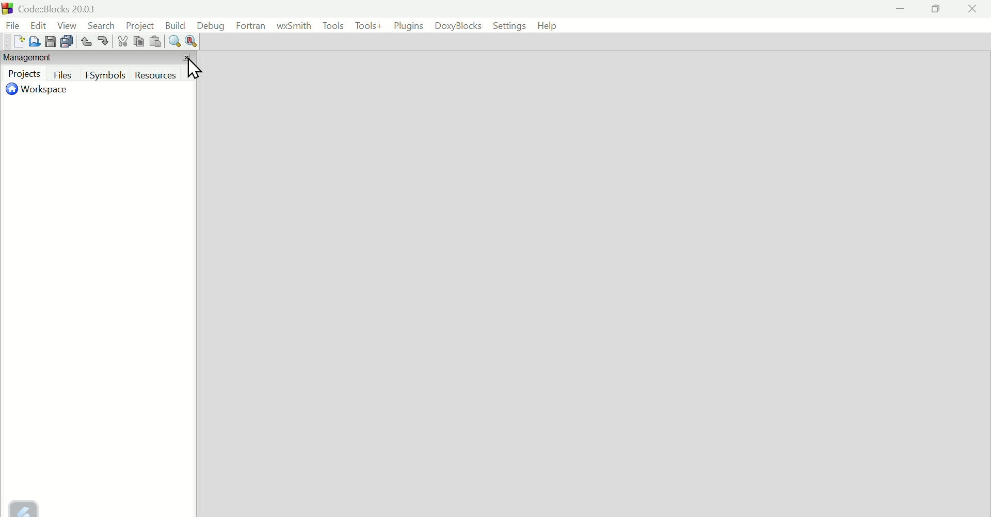 The height and width of the screenshot is (517, 991). What do you see at coordinates (155, 75) in the screenshot?
I see `Resources` at bounding box center [155, 75].